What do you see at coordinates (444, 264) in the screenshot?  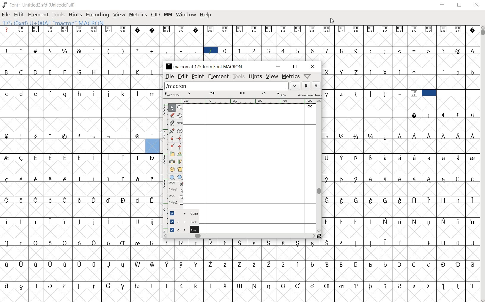 I see `Symbol` at bounding box center [444, 264].